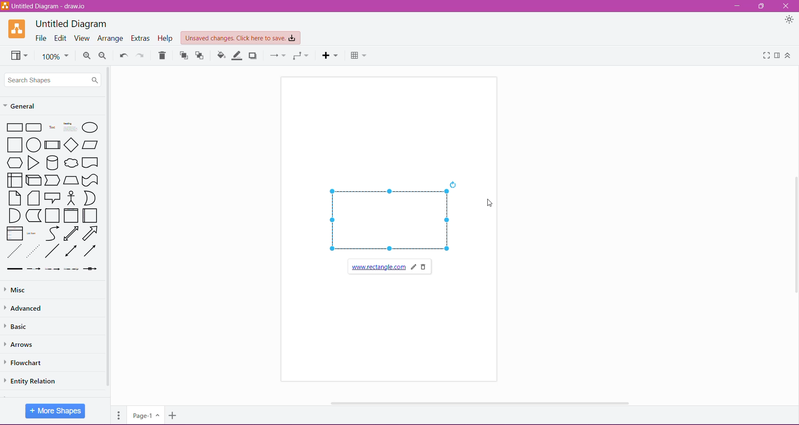 Image resolution: width=799 pixels, height=425 pixels. I want to click on Appearance, so click(789, 20).